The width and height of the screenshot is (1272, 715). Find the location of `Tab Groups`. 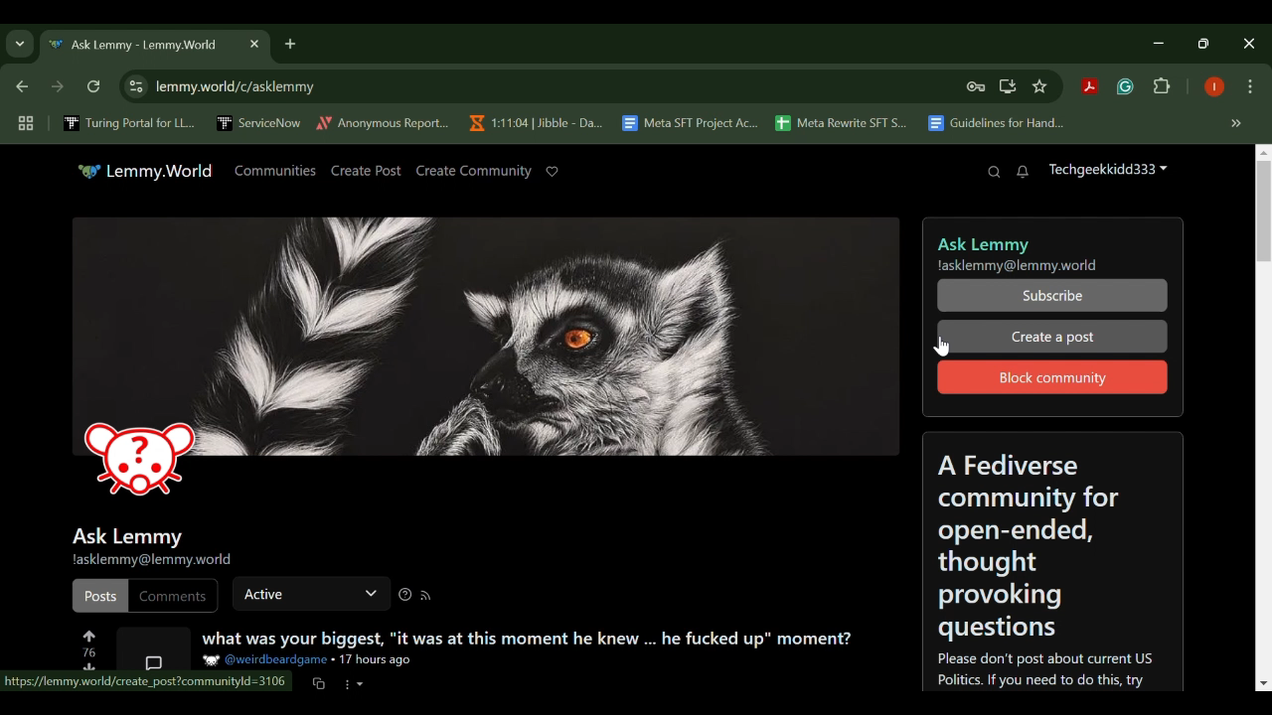

Tab Groups is located at coordinates (23, 124).